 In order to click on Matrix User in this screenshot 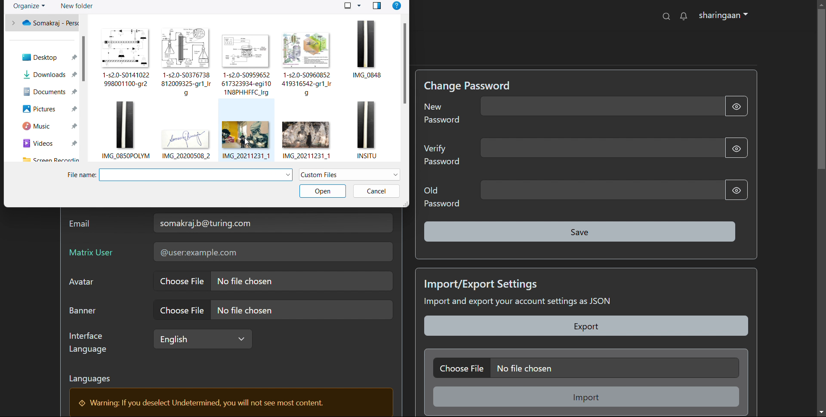, I will do `click(94, 254)`.